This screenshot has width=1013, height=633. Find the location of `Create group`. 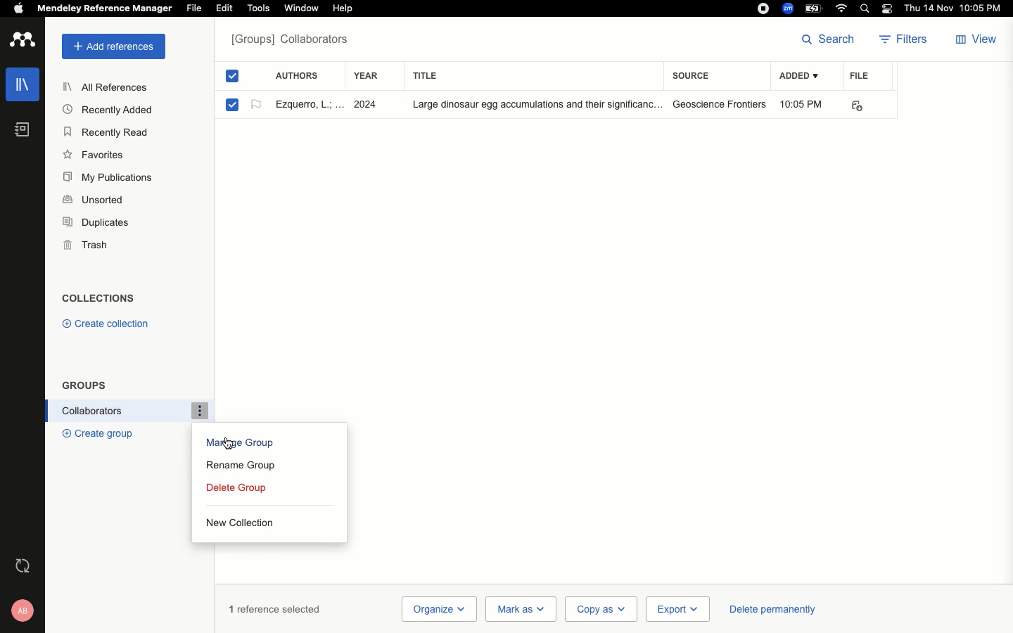

Create group is located at coordinates (97, 434).